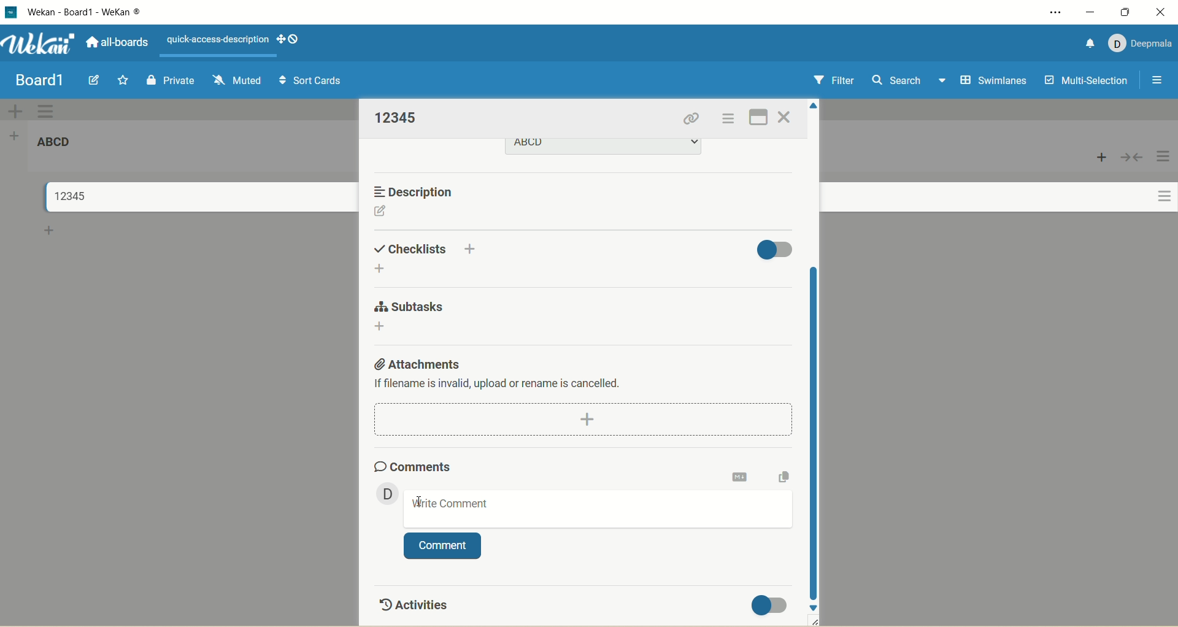  Describe the element at coordinates (383, 493) in the screenshot. I see `member` at that location.